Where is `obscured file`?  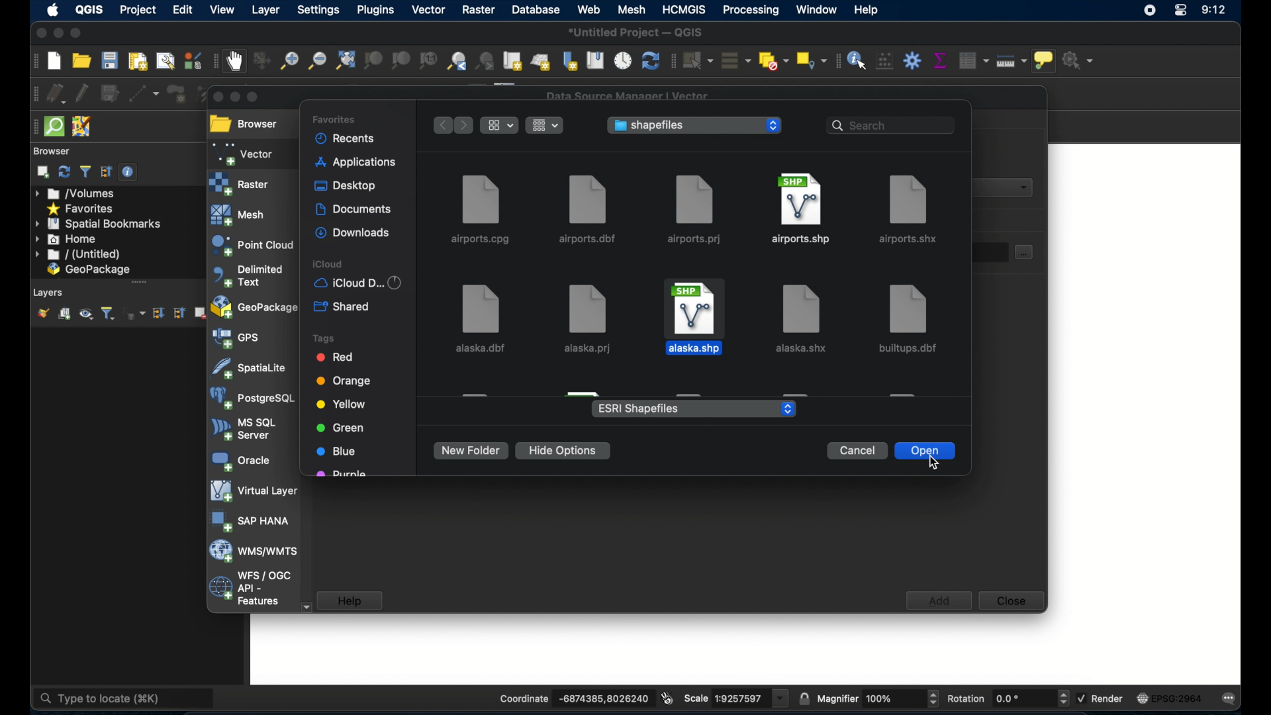 obscured file is located at coordinates (902, 395).